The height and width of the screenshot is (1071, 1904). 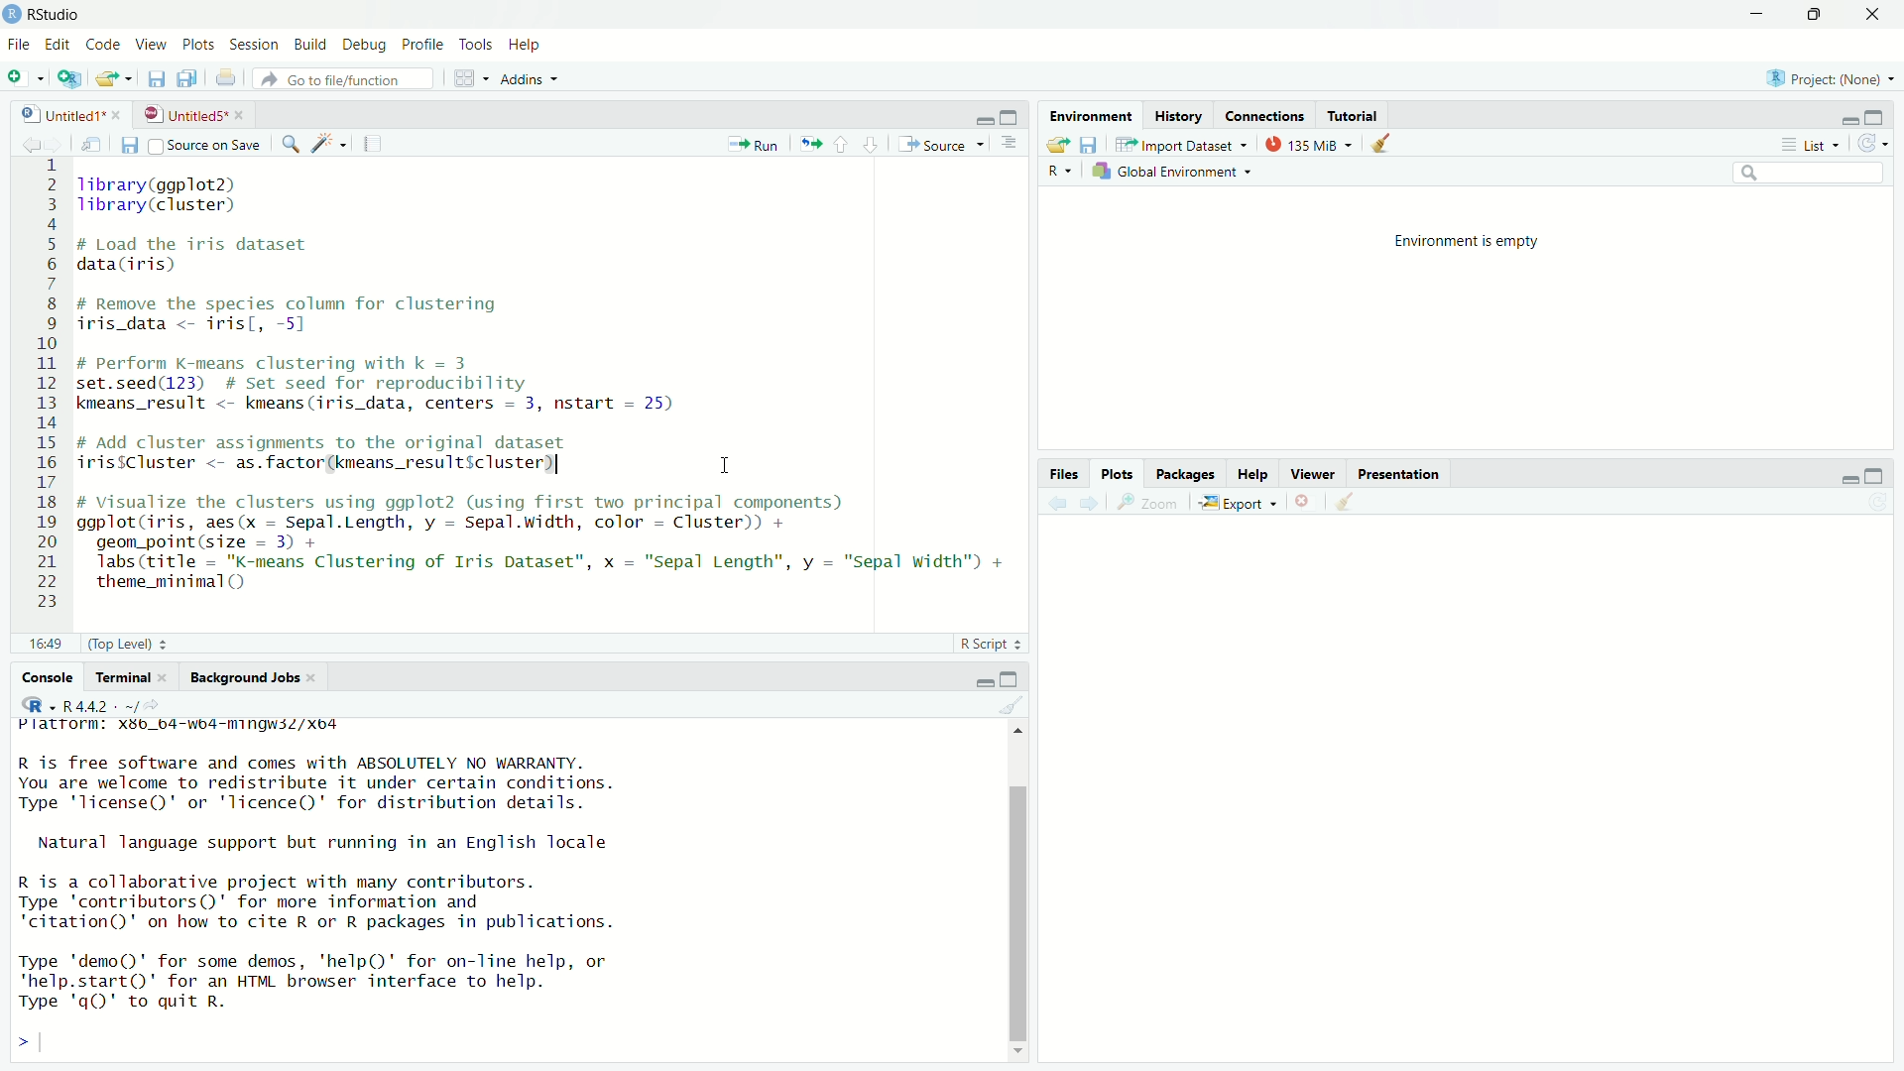 I want to click on scrollbar, so click(x=1019, y=909).